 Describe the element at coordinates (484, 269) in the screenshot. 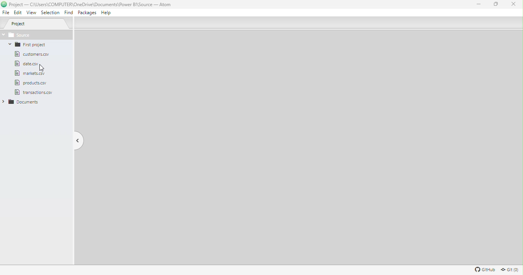

I see `Github` at that location.